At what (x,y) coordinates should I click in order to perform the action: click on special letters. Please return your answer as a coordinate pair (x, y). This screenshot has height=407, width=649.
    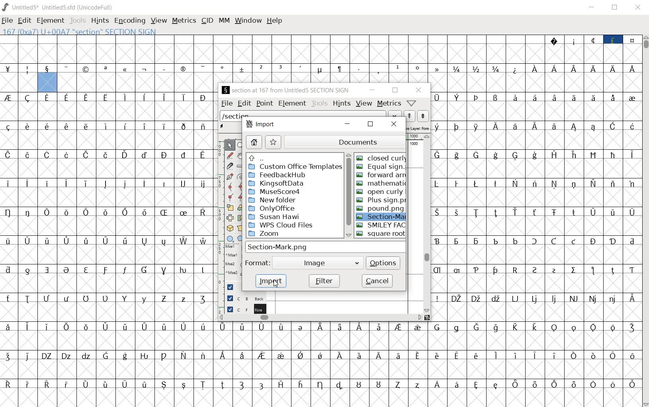
    Looking at the image, I should click on (107, 127).